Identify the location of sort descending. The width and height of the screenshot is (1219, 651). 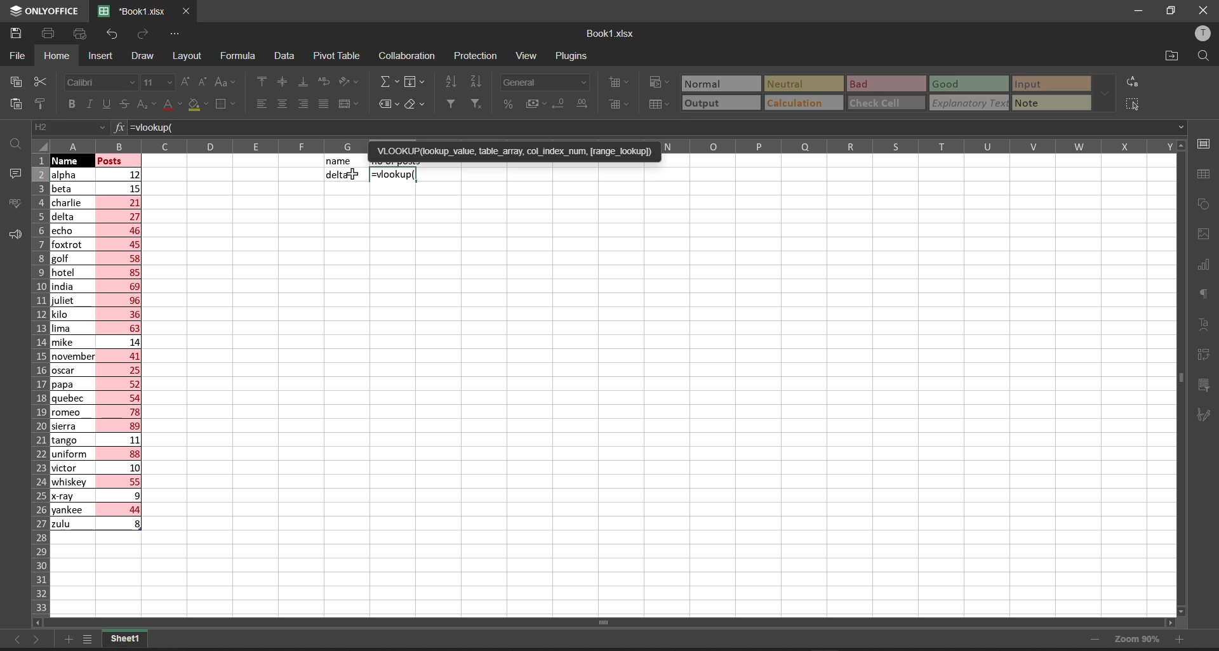
(479, 82).